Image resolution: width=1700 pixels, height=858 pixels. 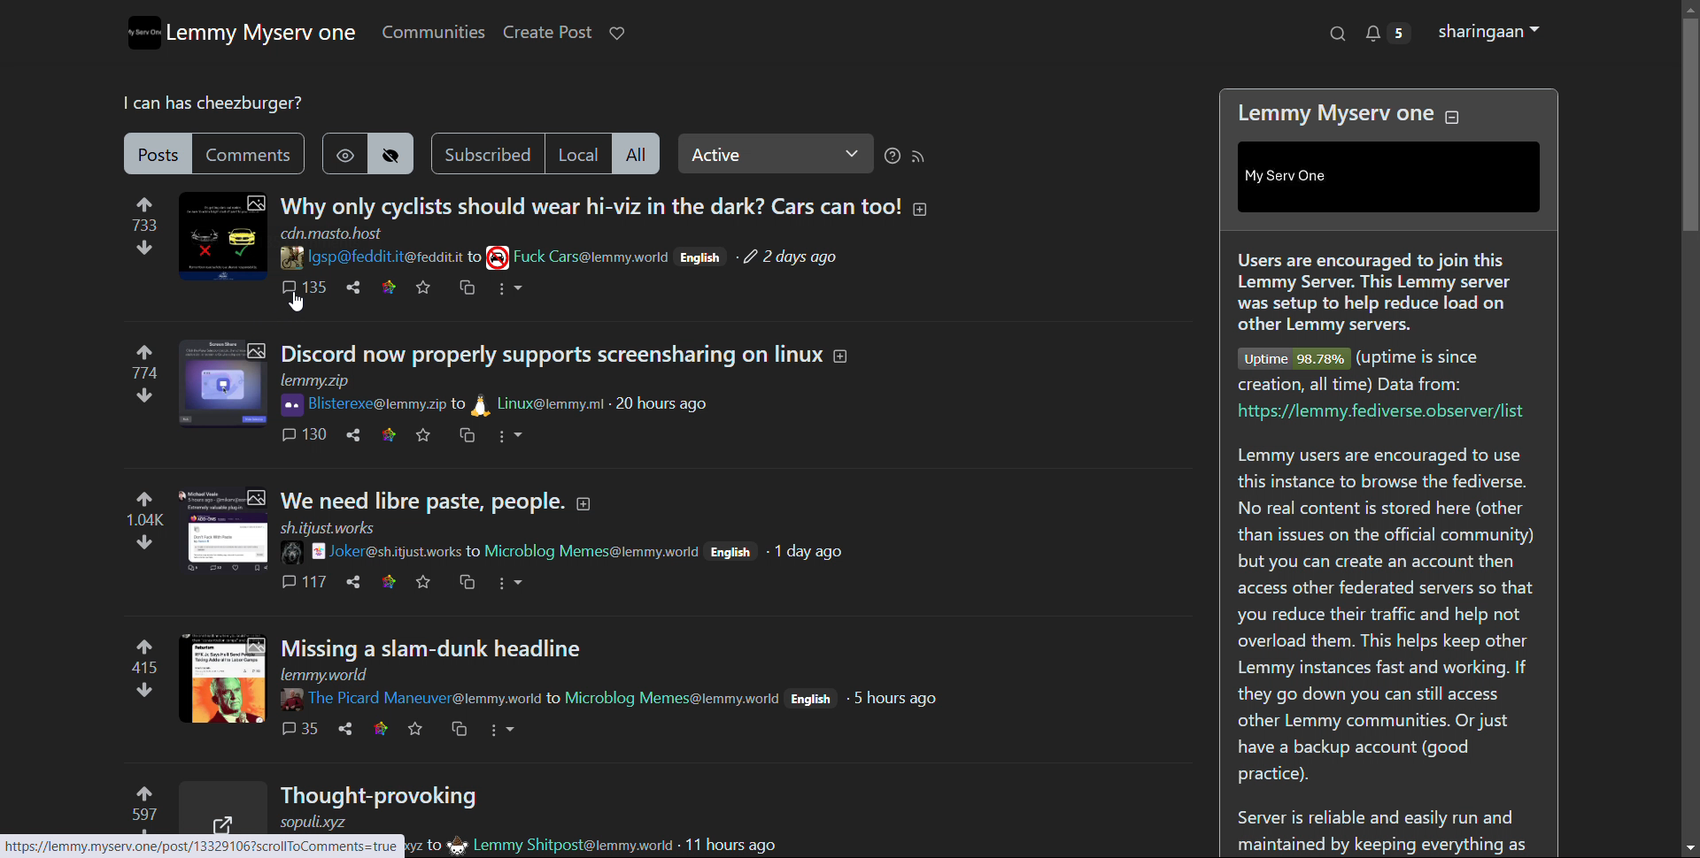 What do you see at coordinates (1389, 33) in the screenshot?
I see `notifications` at bounding box center [1389, 33].